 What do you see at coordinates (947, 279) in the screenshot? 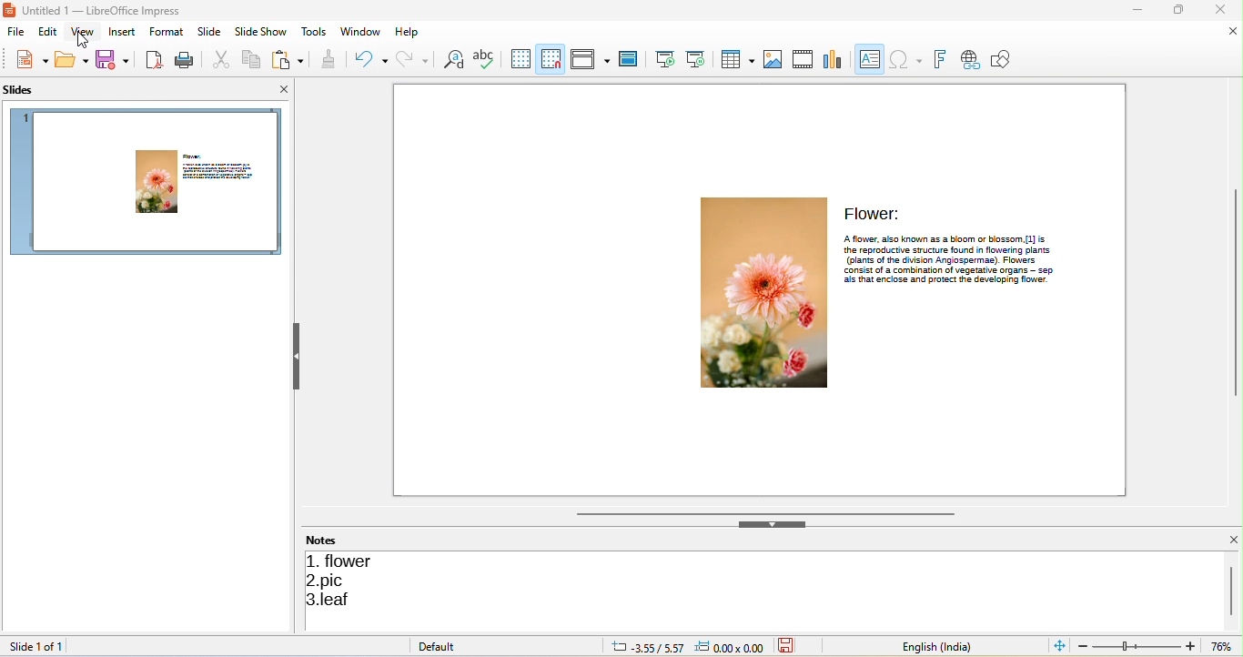
I see `poe ‘als that enclose and protect the geveloping flower.` at bounding box center [947, 279].